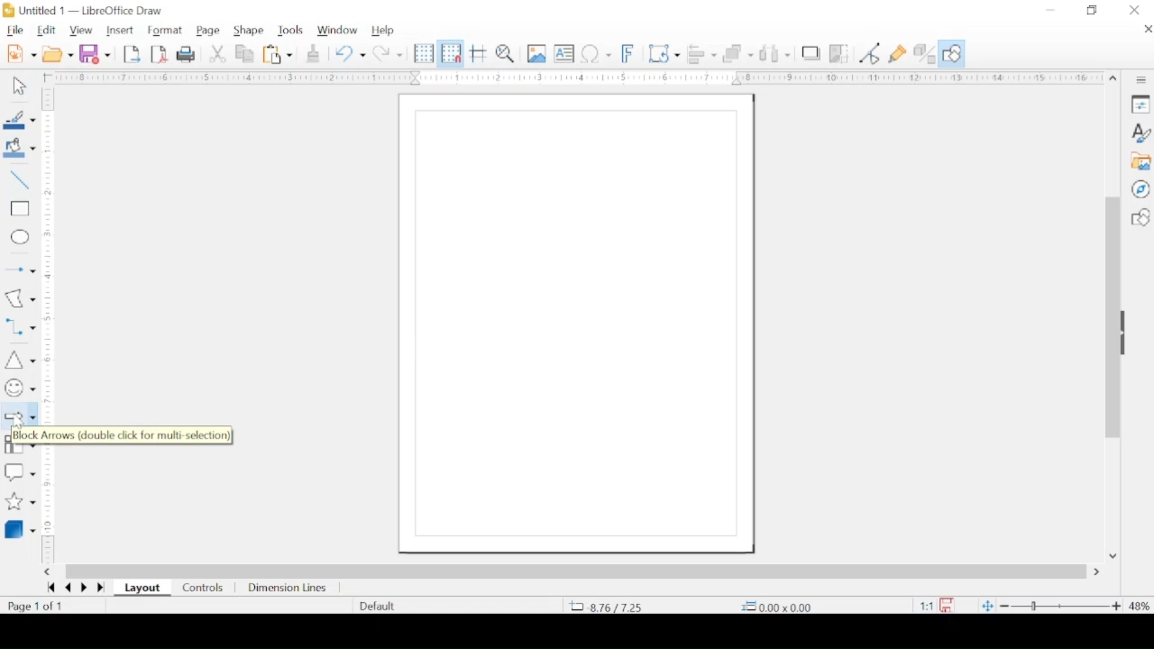 The width and height of the screenshot is (1154, 649). What do you see at coordinates (898, 53) in the screenshot?
I see `show gluepoint functions` at bounding box center [898, 53].